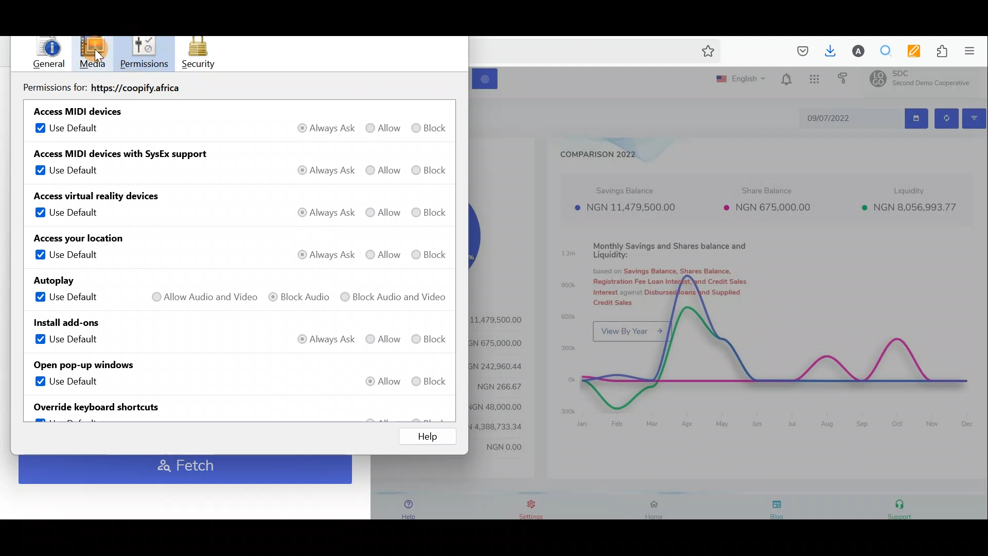 The image size is (988, 556). Describe the element at coordinates (909, 51) in the screenshot. I see `Multi keywords highlighter` at that location.